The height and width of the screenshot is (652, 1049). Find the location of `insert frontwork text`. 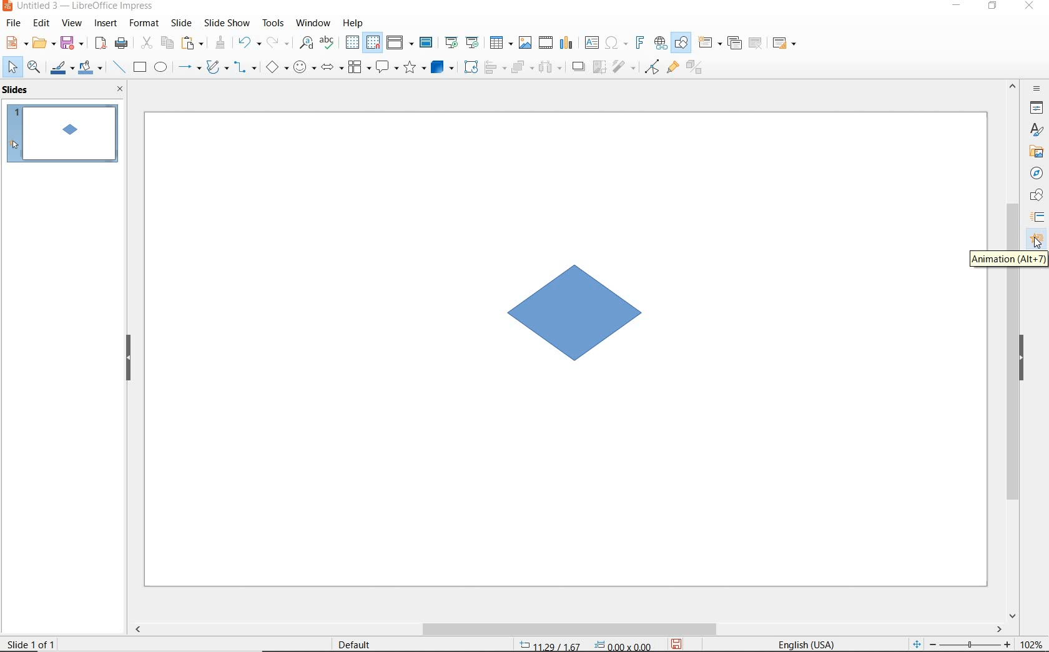

insert frontwork text is located at coordinates (639, 42).